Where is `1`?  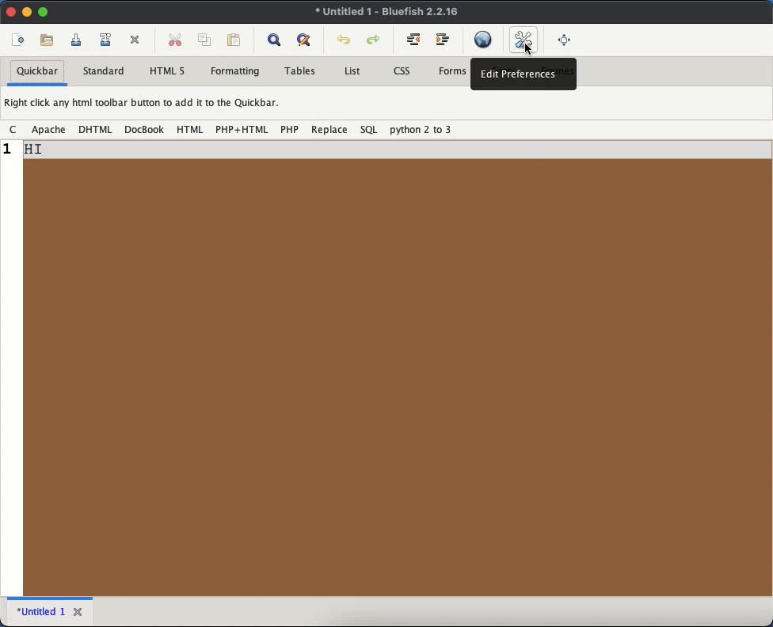 1 is located at coordinates (10, 150).